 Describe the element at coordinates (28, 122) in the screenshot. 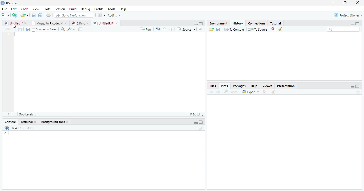

I see `Terminal` at that location.